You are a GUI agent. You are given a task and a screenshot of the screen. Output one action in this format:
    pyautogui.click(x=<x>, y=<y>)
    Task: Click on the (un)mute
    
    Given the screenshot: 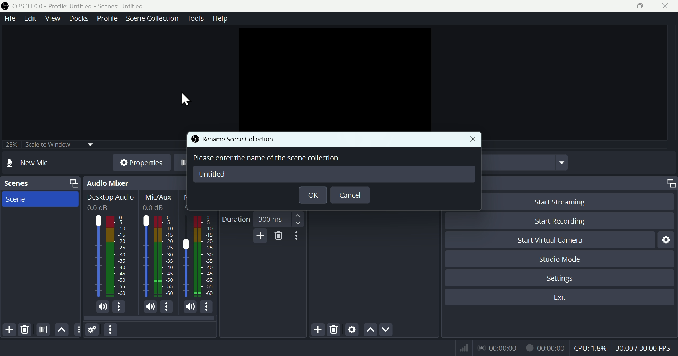 What is the action you would take?
    pyautogui.click(x=191, y=308)
    